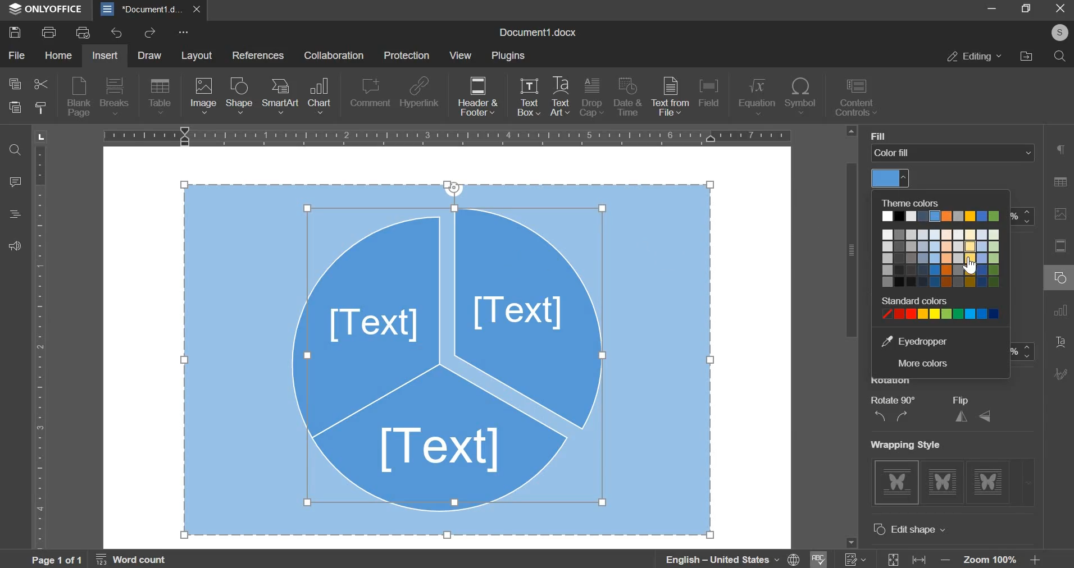 Image resolution: width=1074 pixels, height=568 pixels. What do you see at coordinates (1060, 56) in the screenshot?
I see `search` at bounding box center [1060, 56].